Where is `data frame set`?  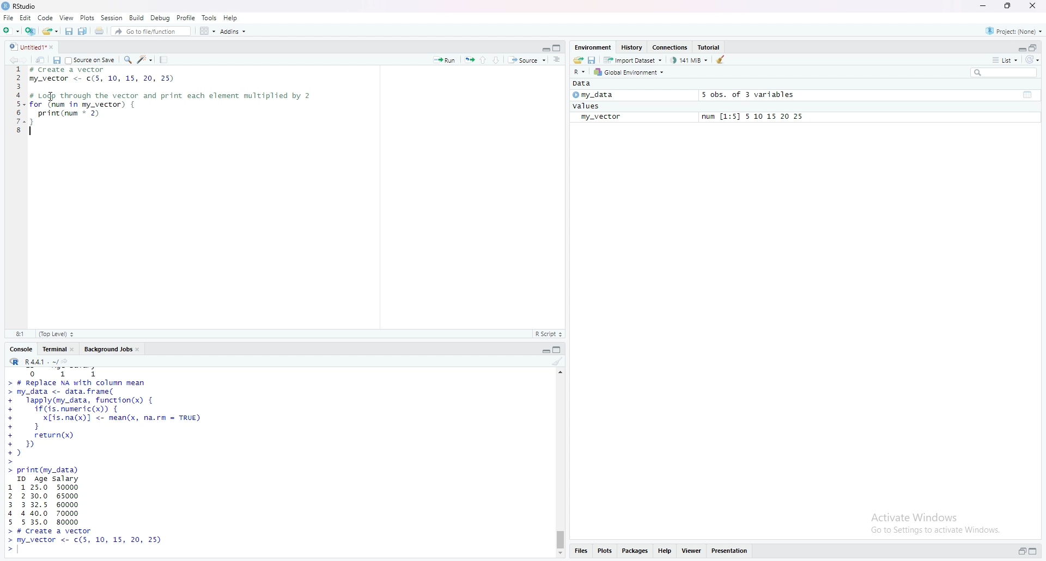 data frame set is located at coordinates (105, 462).